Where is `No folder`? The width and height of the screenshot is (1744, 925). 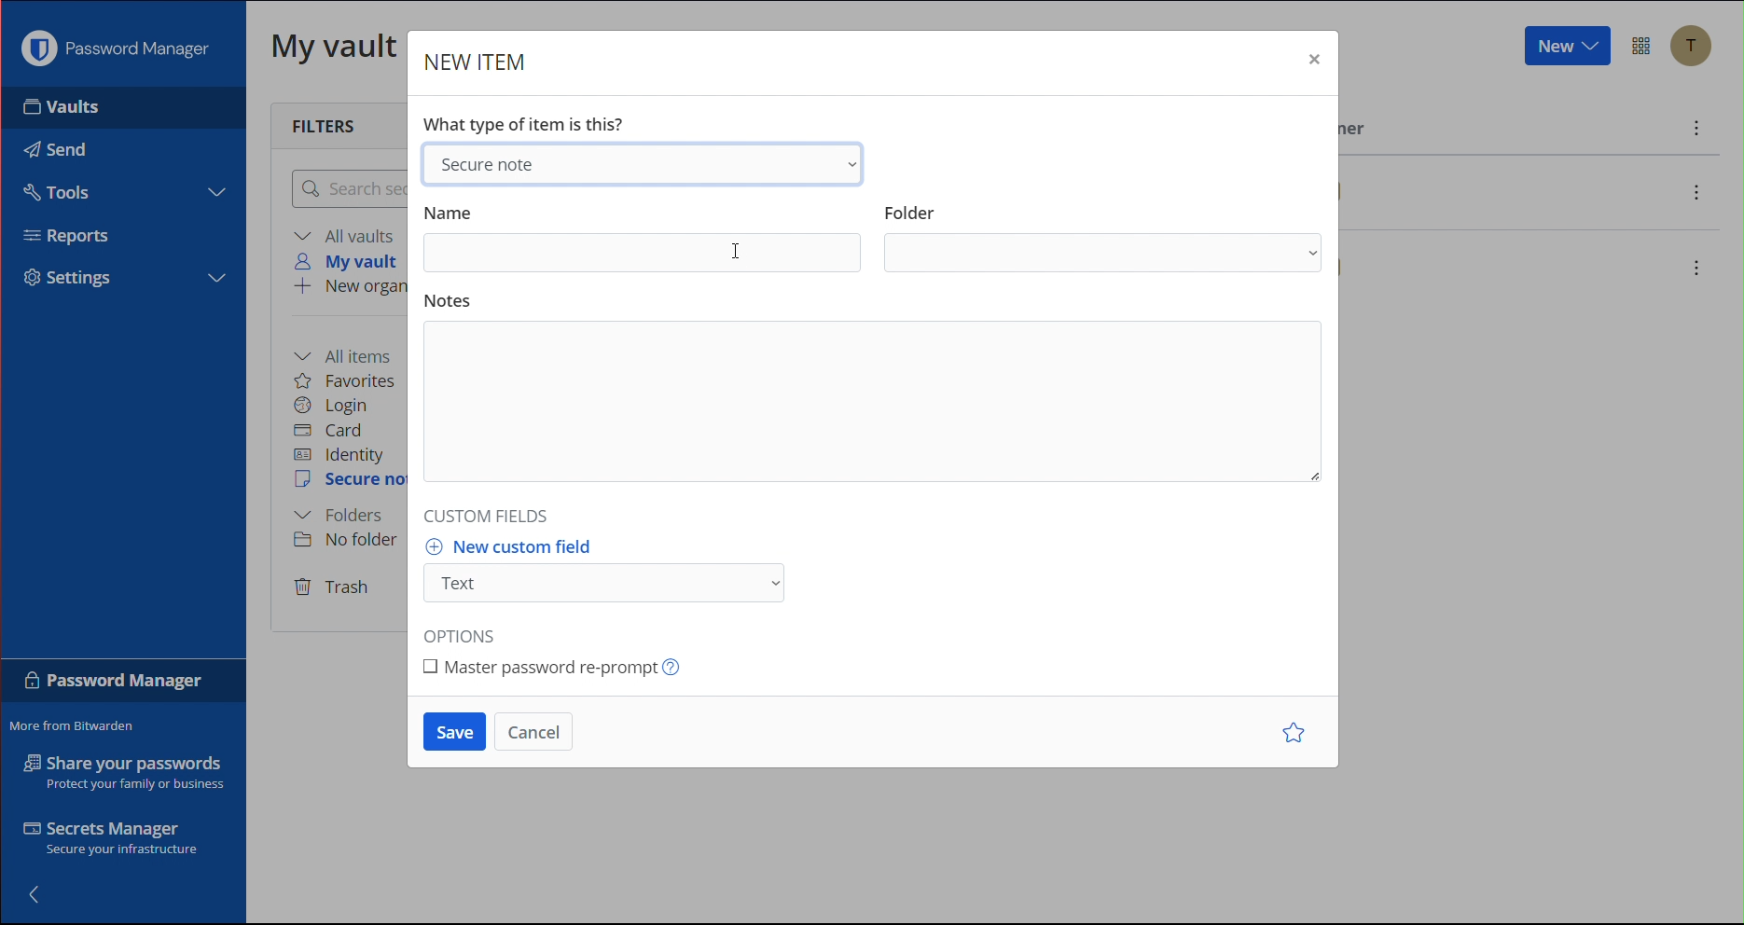 No folder is located at coordinates (347, 542).